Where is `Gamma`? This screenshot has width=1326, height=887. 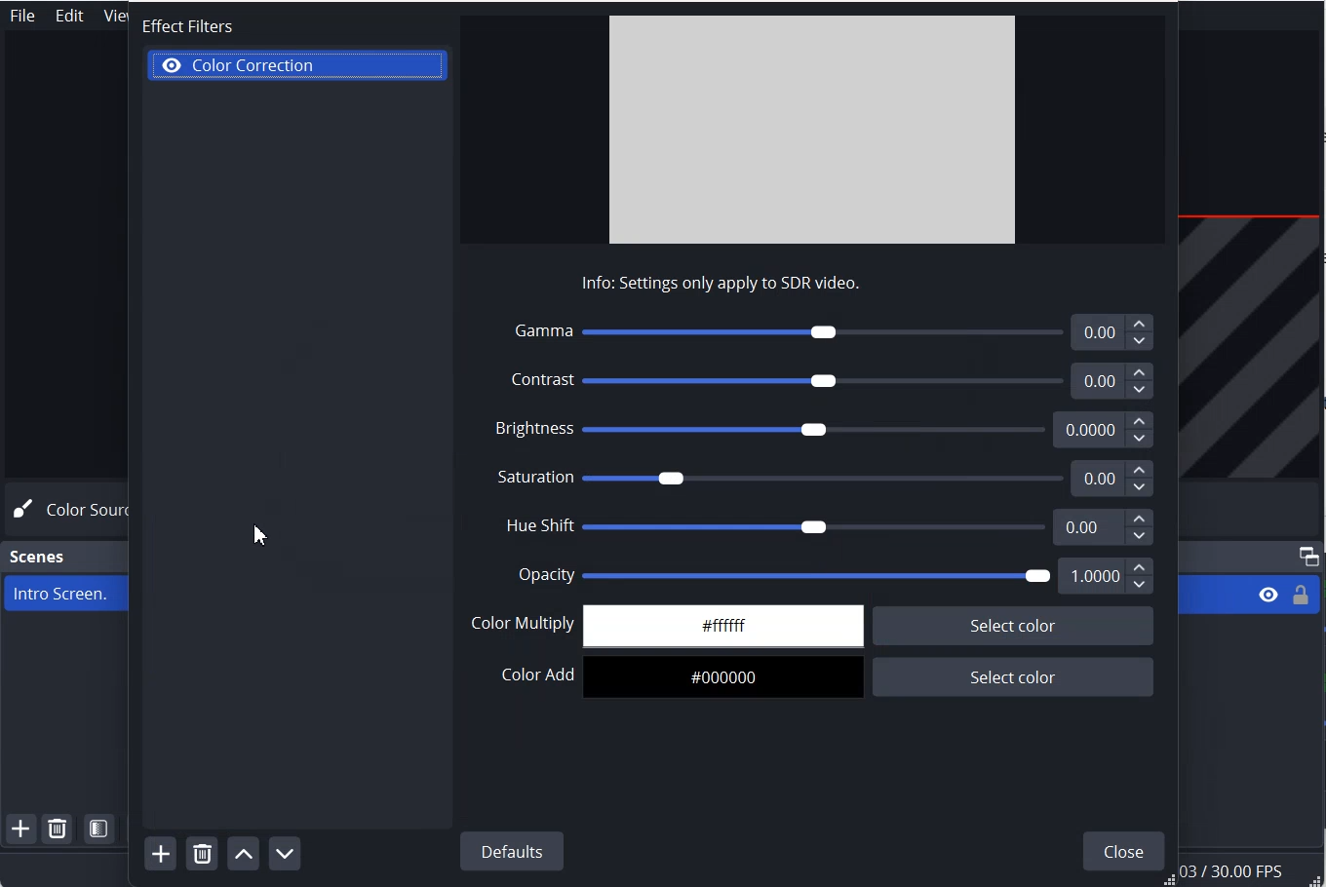
Gamma is located at coordinates (825, 329).